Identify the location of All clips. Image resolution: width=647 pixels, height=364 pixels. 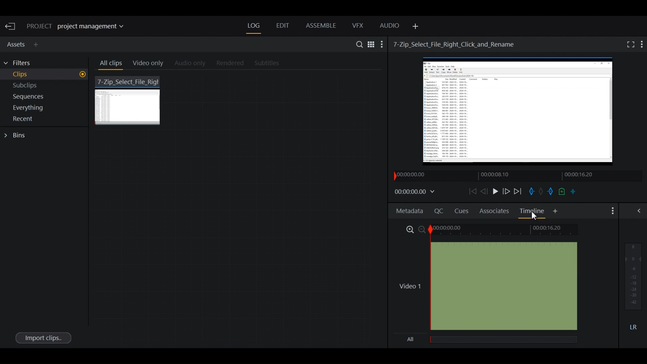
(110, 64).